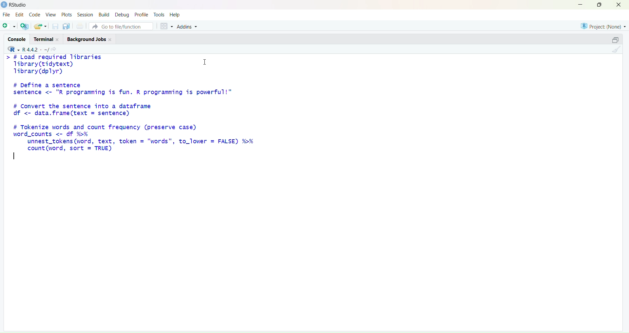  What do you see at coordinates (90, 40) in the screenshot?
I see `background jobs` at bounding box center [90, 40].